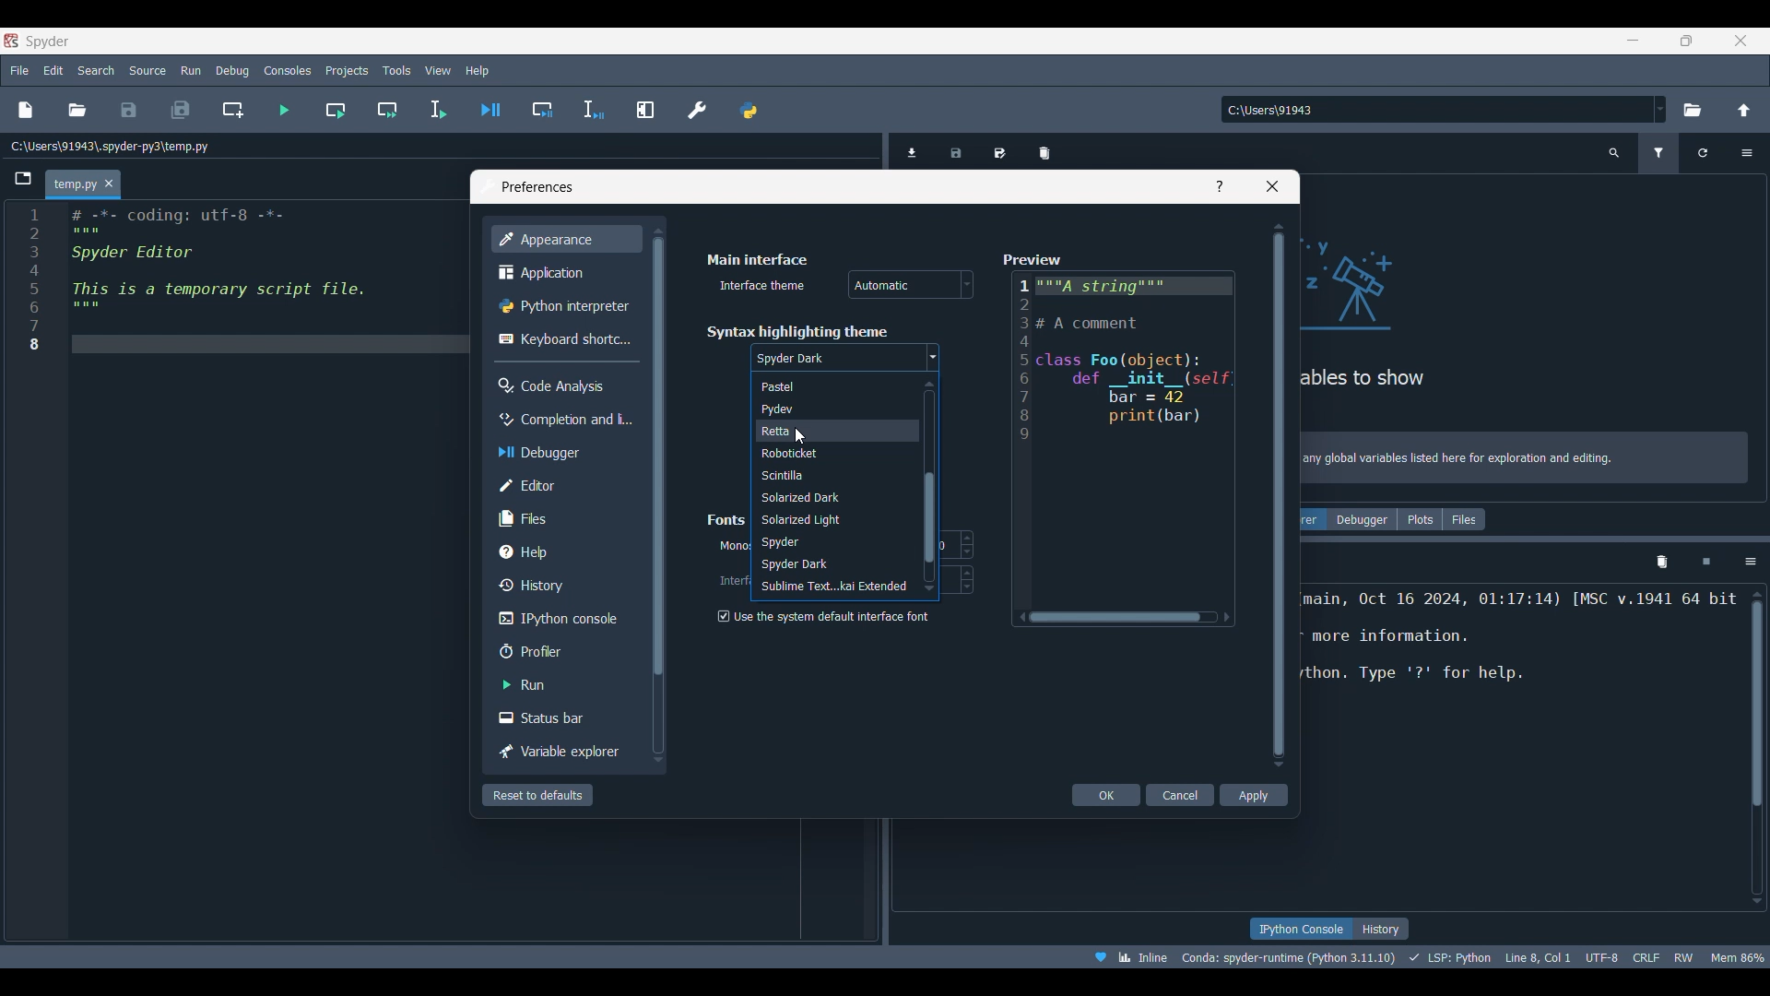 The height and width of the screenshot is (996, 1770). What do you see at coordinates (232, 70) in the screenshot?
I see `Debug menu` at bounding box center [232, 70].